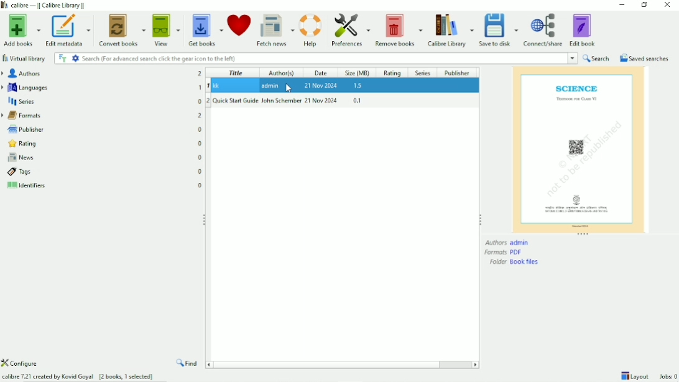  Describe the element at coordinates (393, 73) in the screenshot. I see `Rating` at that location.